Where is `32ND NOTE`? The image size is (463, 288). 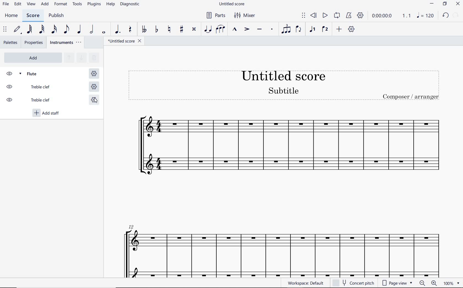
32ND NOTE is located at coordinates (42, 30).